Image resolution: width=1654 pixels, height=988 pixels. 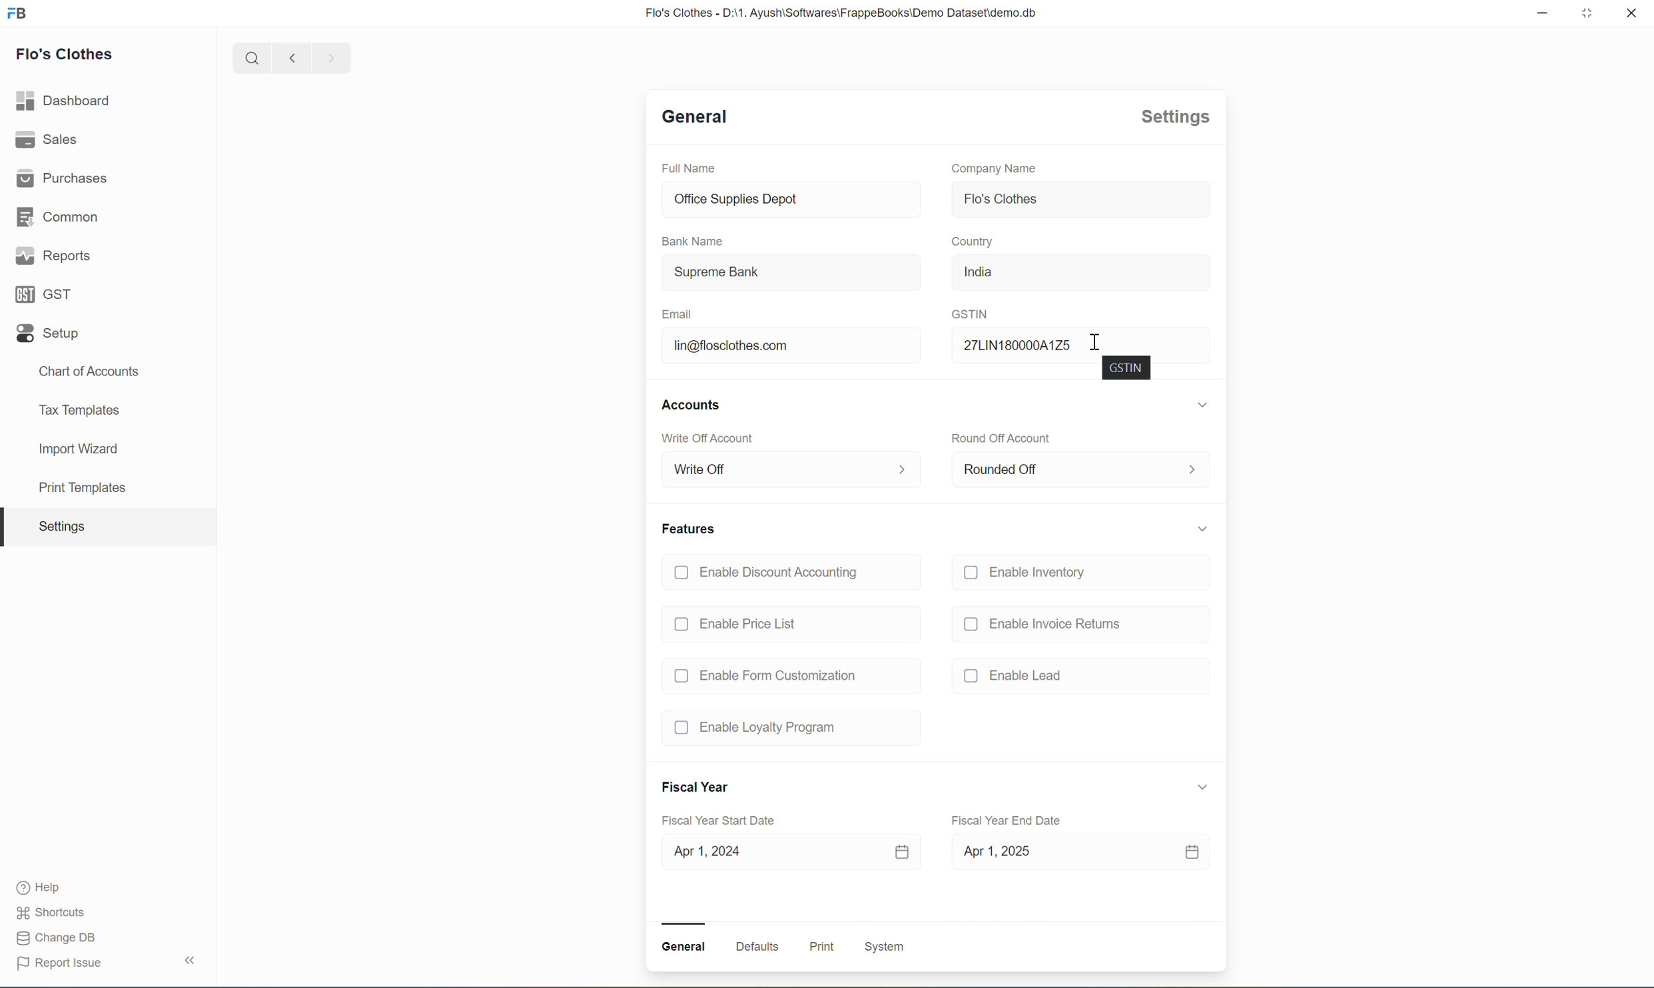 I want to click on Enable Price List, so click(x=737, y=623).